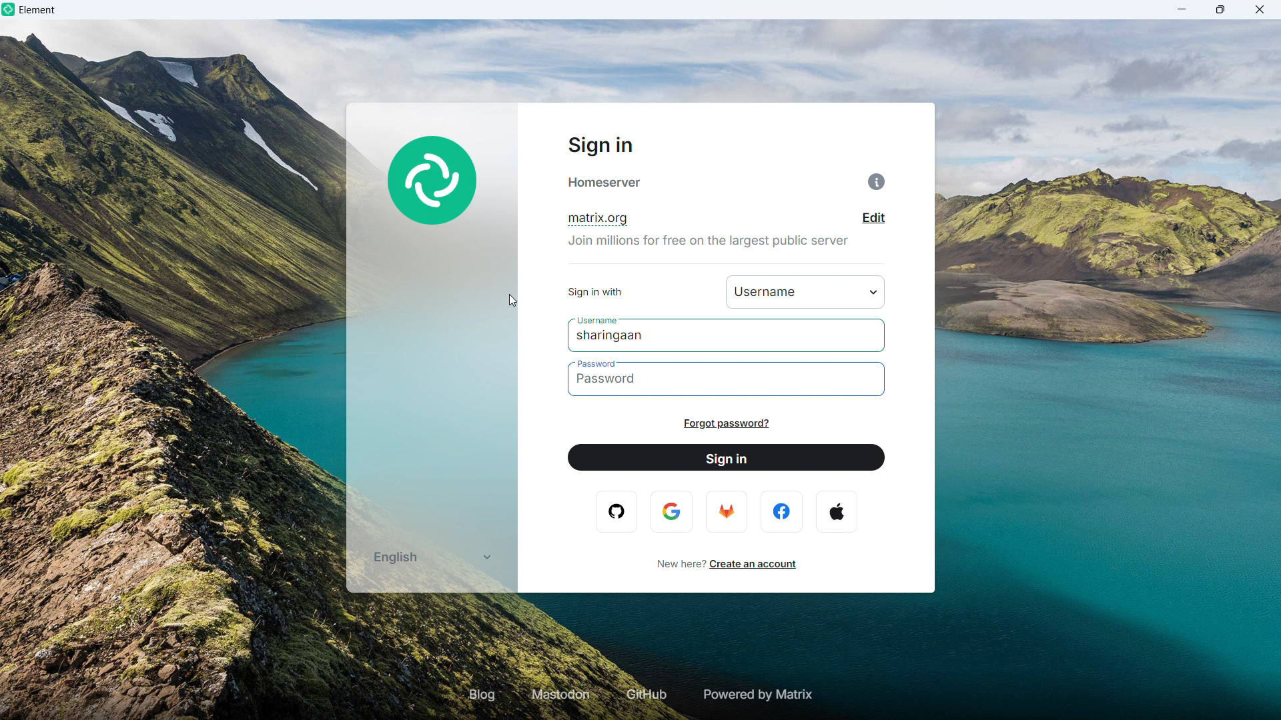 The height and width of the screenshot is (720, 1281). What do you see at coordinates (514, 301) in the screenshot?
I see `cursor movement` at bounding box center [514, 301].